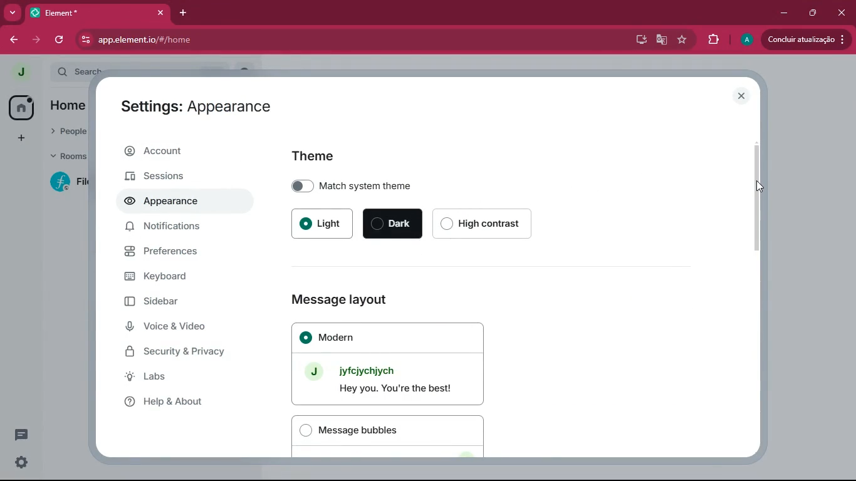 The height and width of the screenshot is (481, 856). Describe the element at coordinates (170, 229) in the screenshot. I see `notifications` at that location.